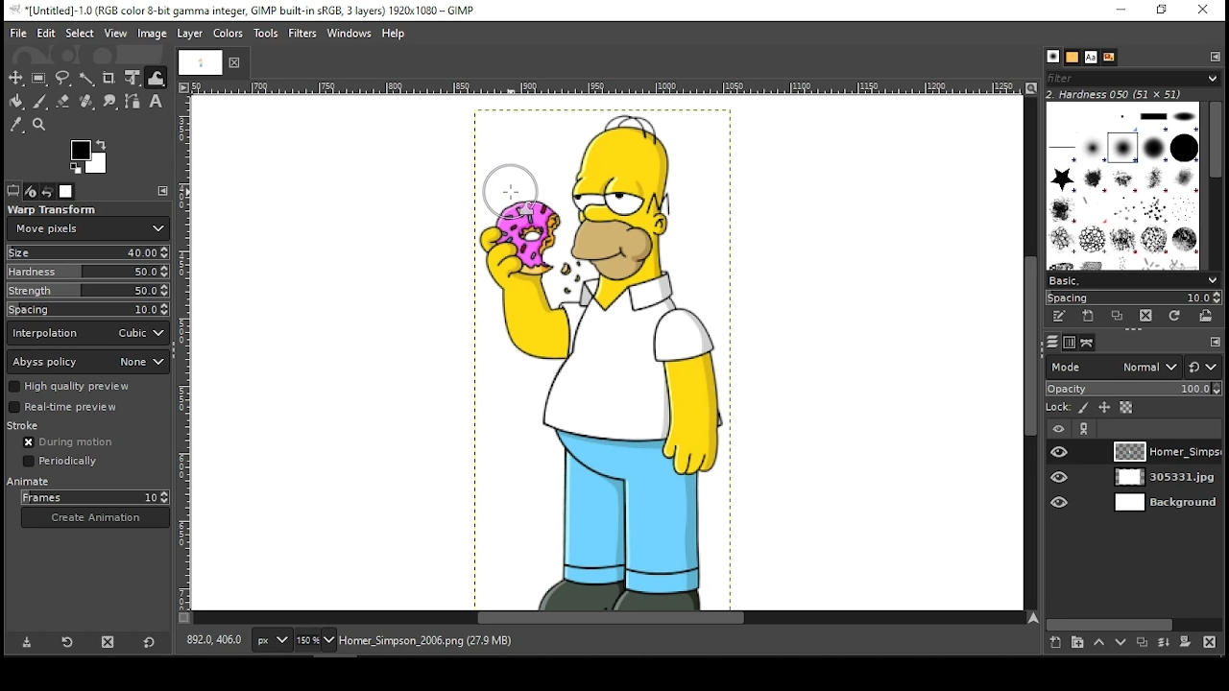 The image size is (1229, 691). What do you see at coordinates (1125, 407) in the screenshot?
I see `lock alpha channel` at bounding box center [1125, 407].